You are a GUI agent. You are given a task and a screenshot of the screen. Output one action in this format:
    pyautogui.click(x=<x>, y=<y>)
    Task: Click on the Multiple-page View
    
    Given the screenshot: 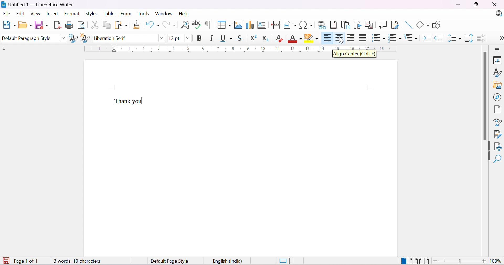 What is the action you would take?
    pyautogui.click(x=413, y=261)
    